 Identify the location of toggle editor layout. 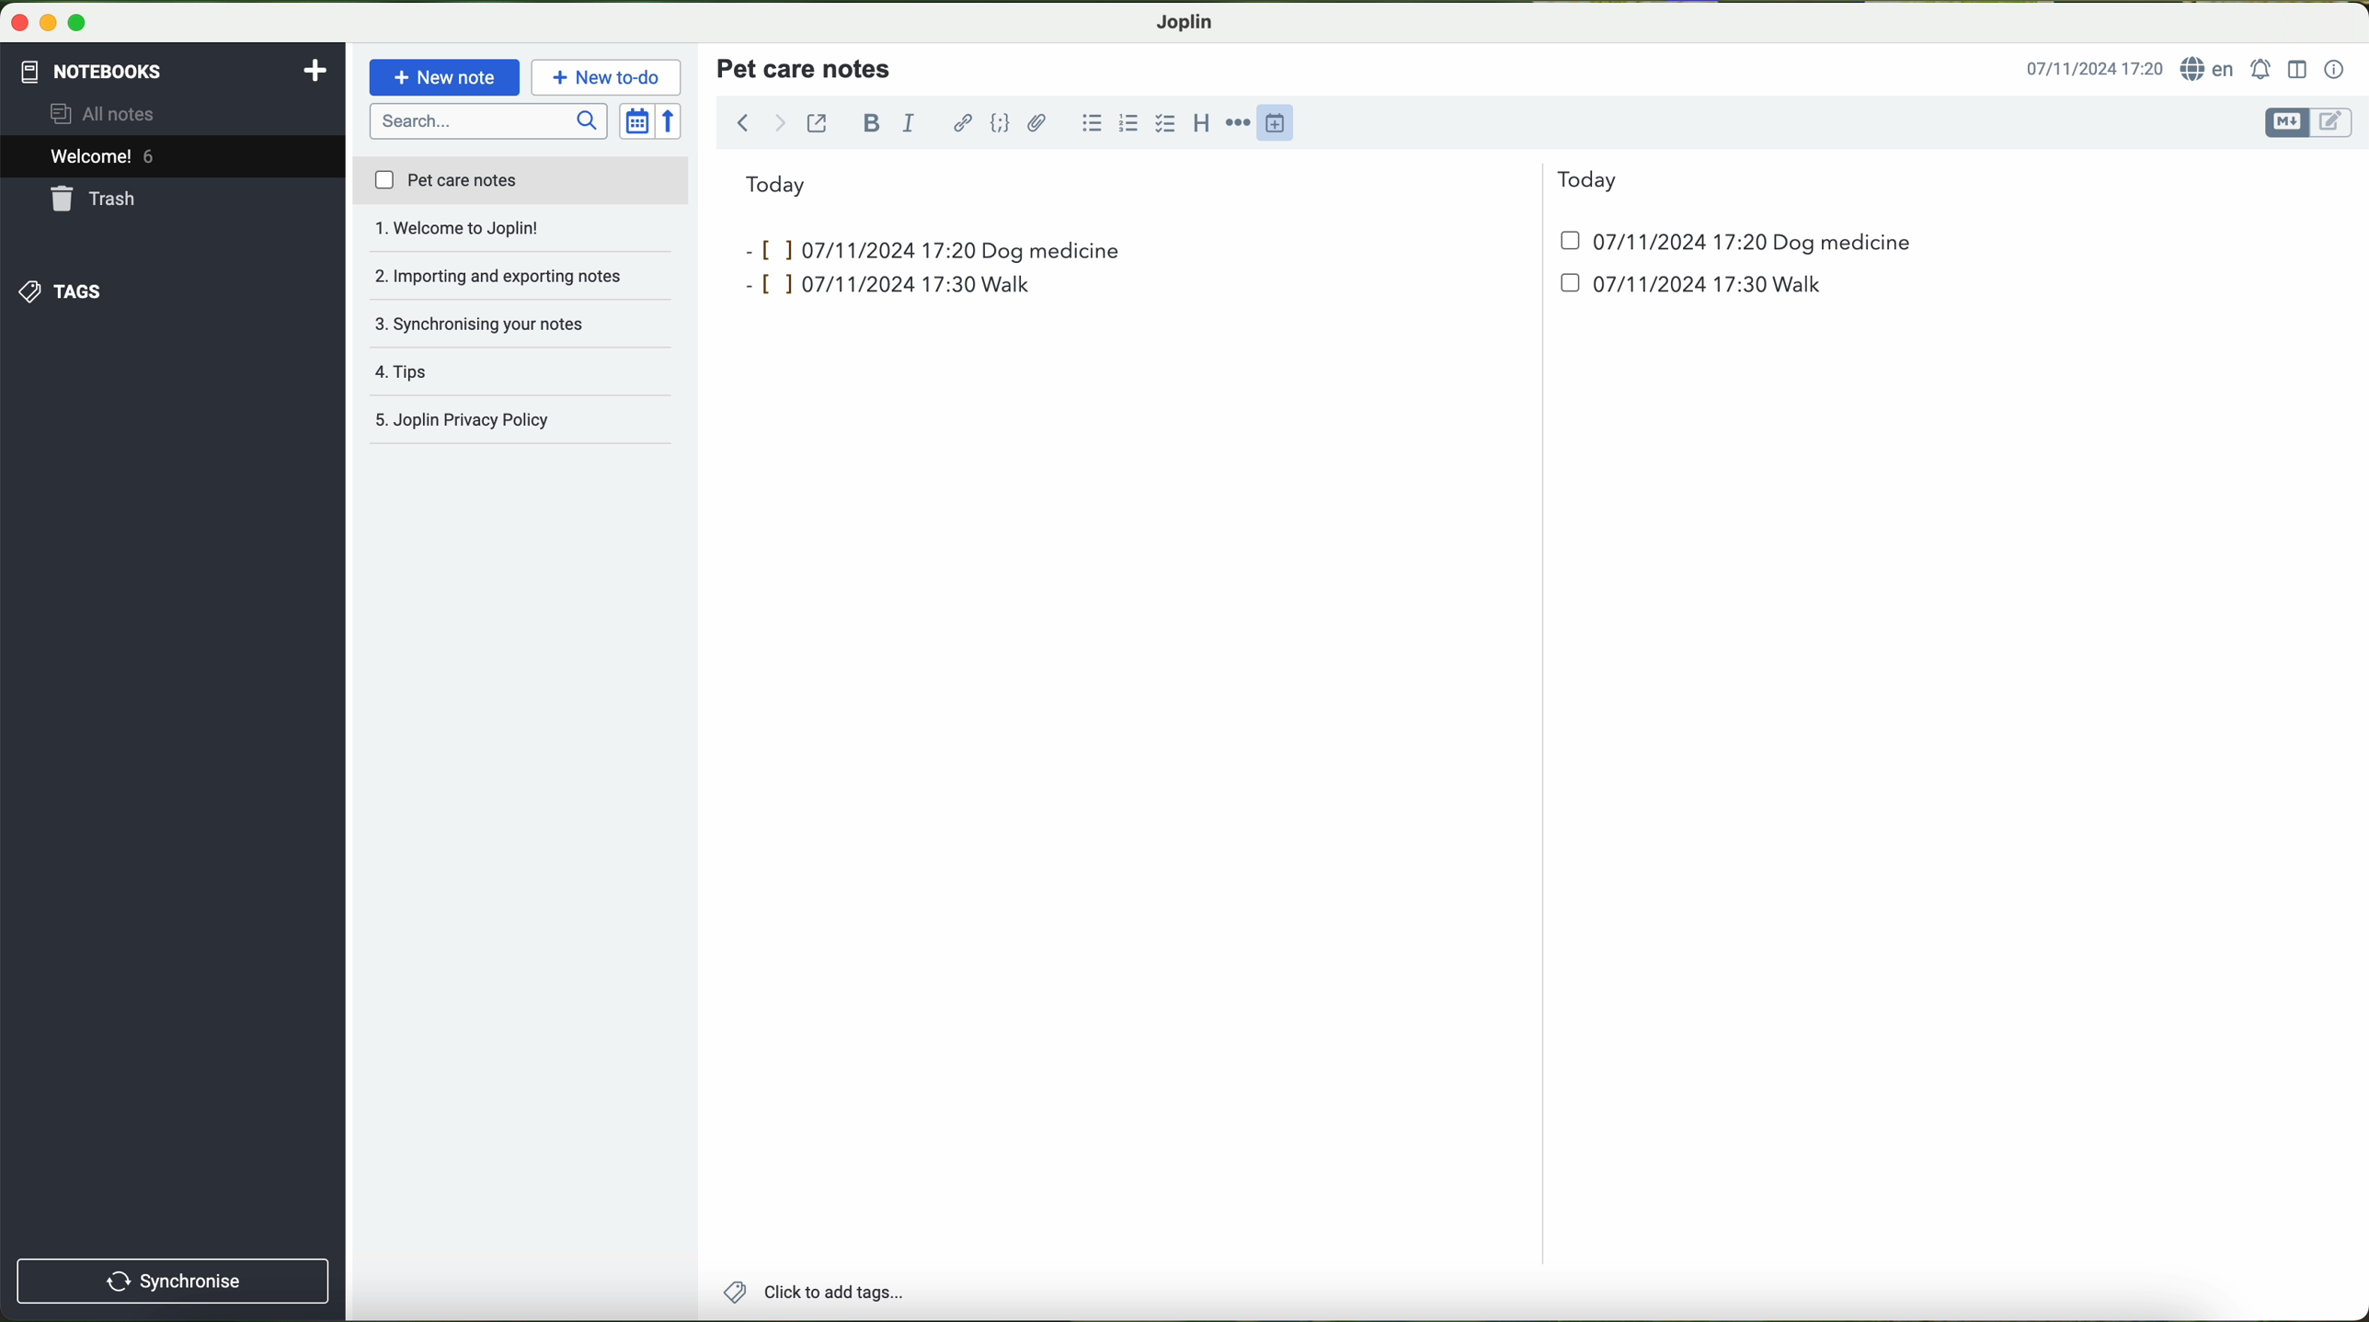
(2298, 68).